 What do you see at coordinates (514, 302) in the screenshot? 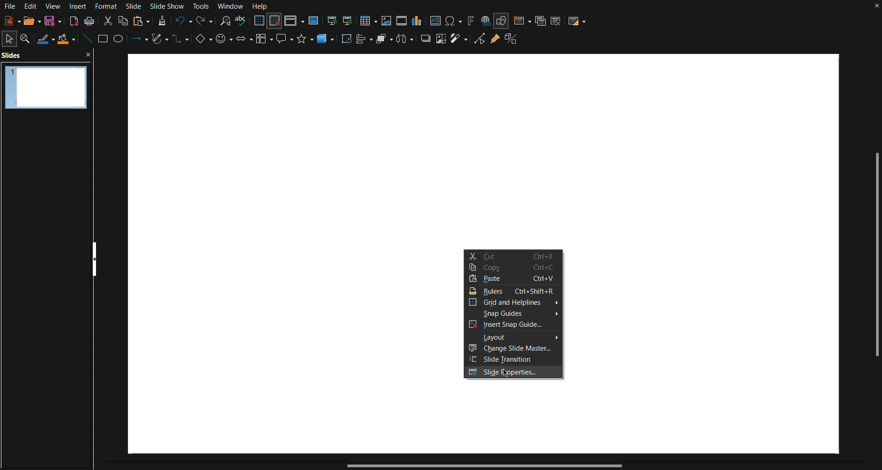
I see `Grid and Helplines` at bounding box center [514, 302].